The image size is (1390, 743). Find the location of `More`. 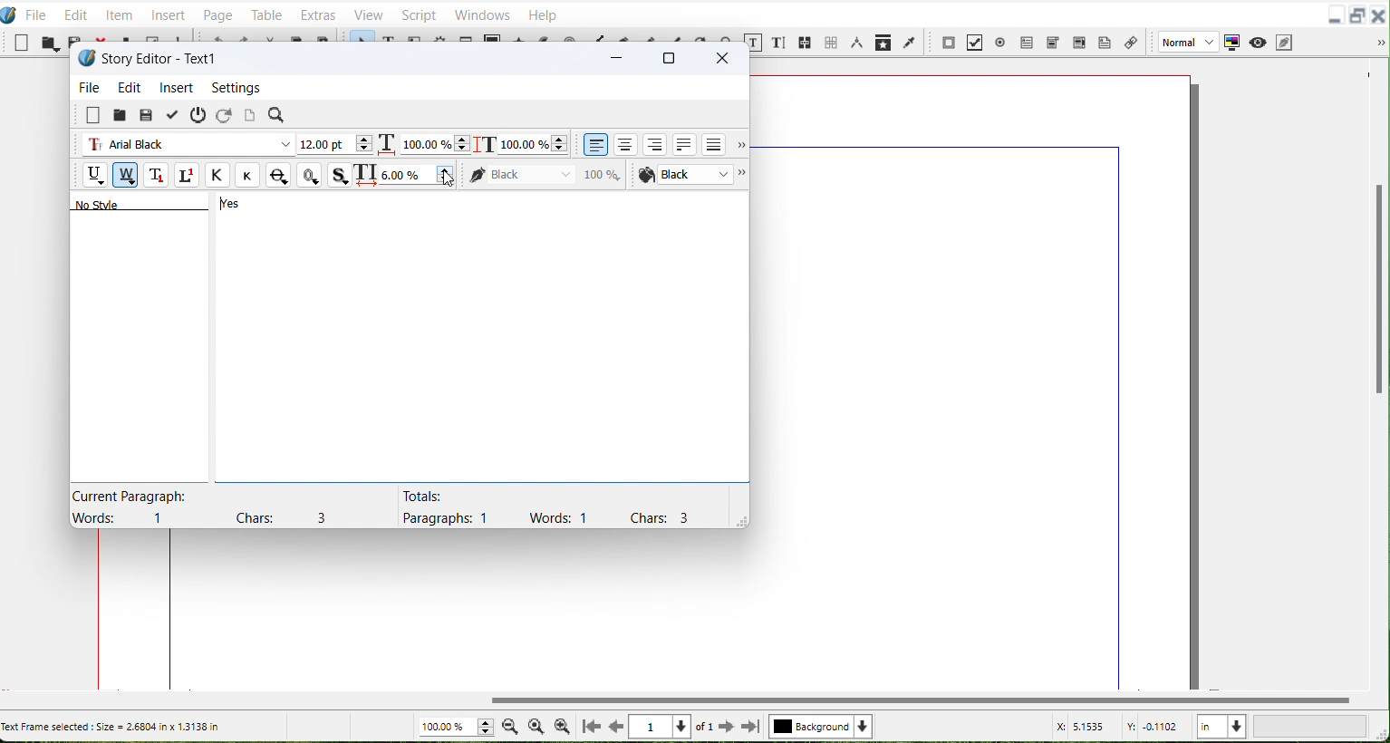

More is located at coordinates (741, 143).